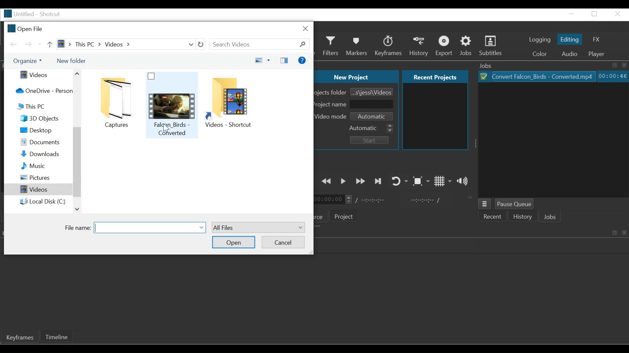 The height and width of the screenshot is (353, 629). I want to click on Close, so click(305, 28).